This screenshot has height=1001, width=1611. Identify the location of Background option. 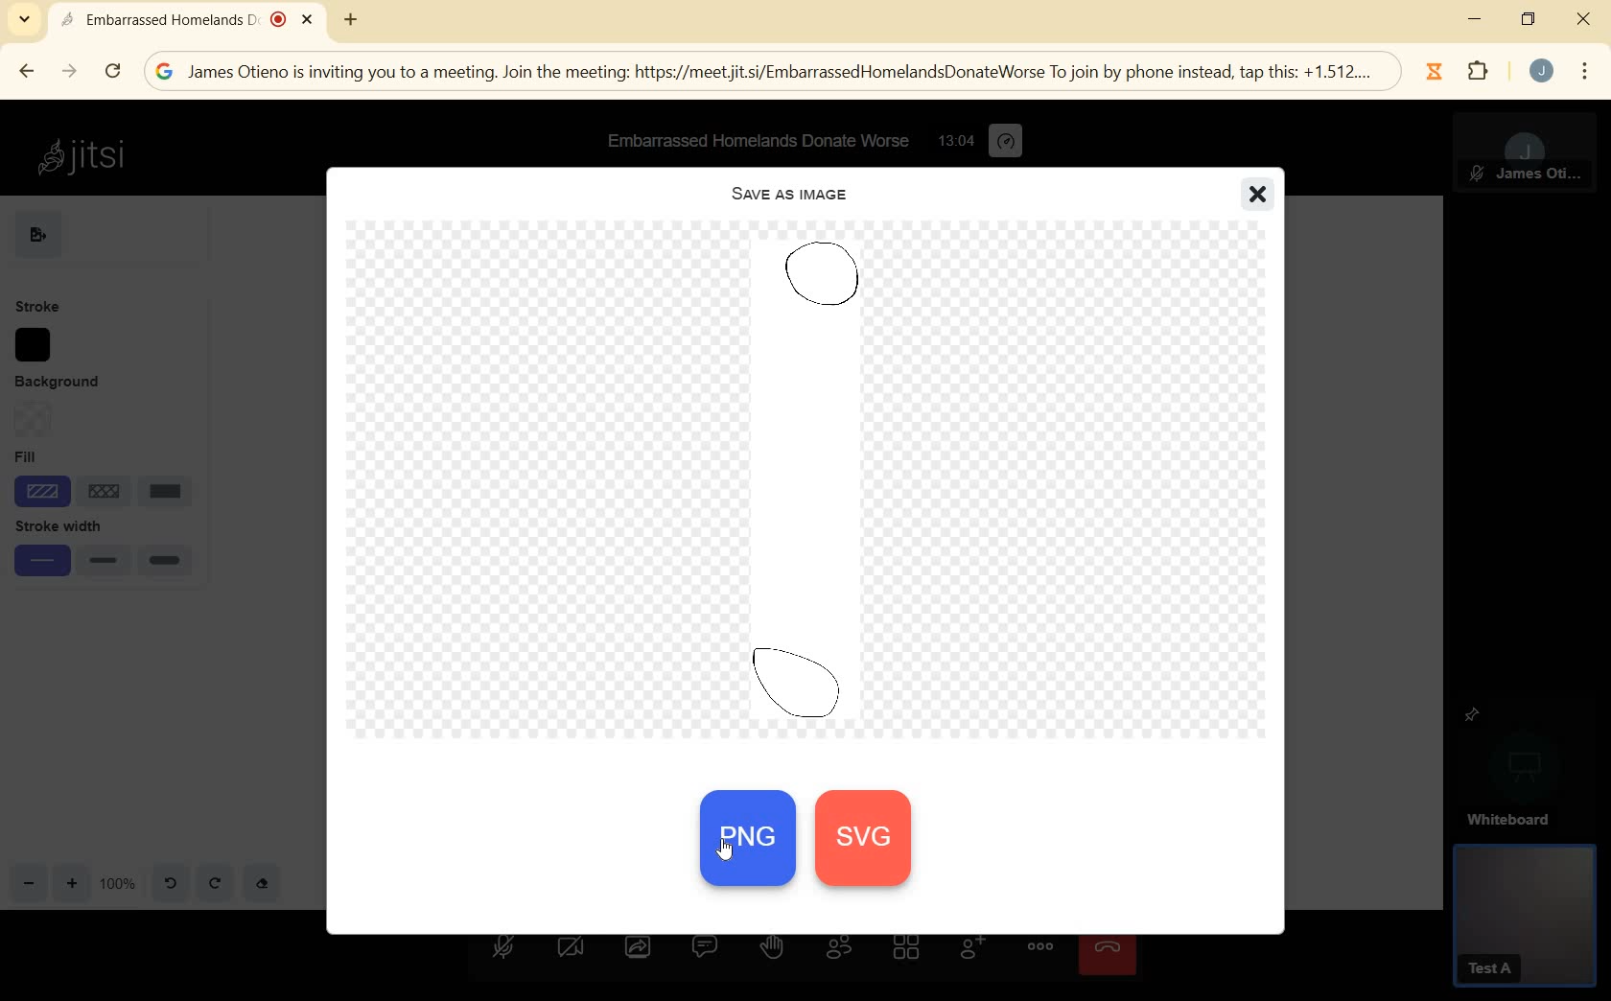
(35, 421).